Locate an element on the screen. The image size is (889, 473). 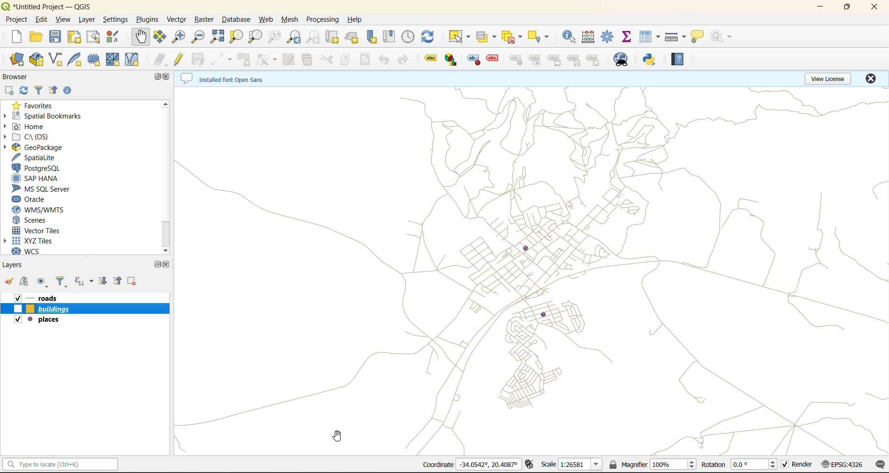
scale is located at coordinates (574, 465).